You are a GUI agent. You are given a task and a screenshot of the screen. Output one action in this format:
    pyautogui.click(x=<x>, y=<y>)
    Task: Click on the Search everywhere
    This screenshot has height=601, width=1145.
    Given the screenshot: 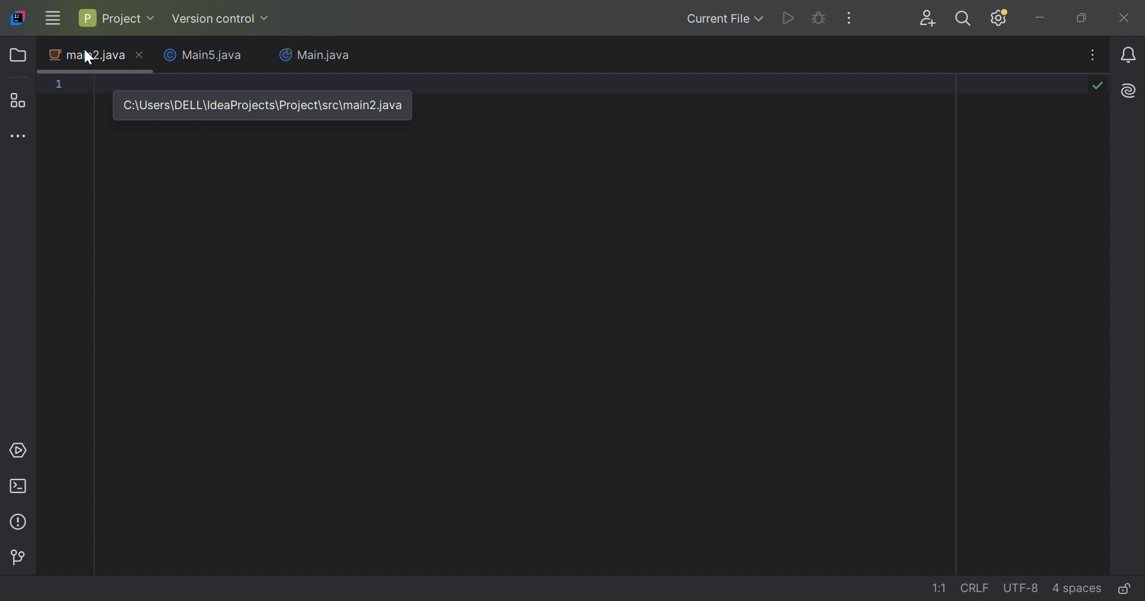 What is the action you would take?
    pyautogui.click(x=966, y=20)
    